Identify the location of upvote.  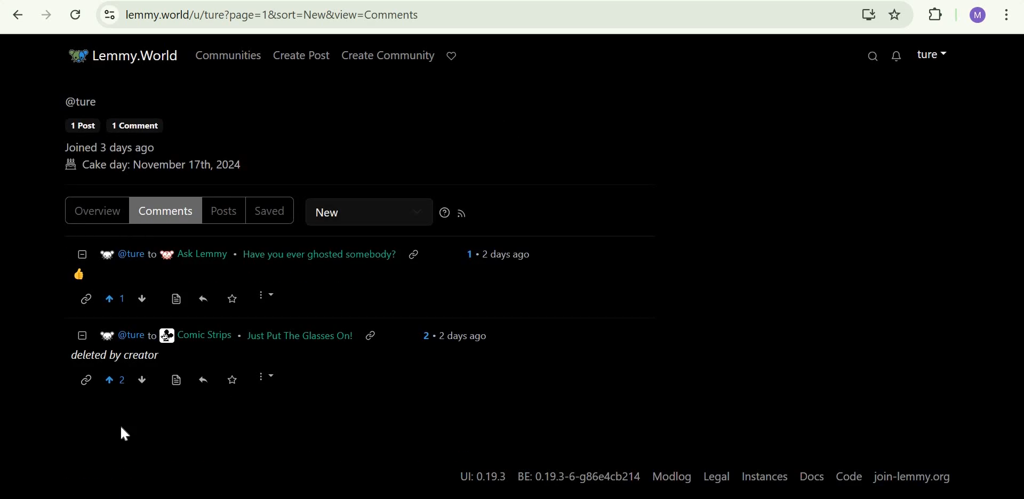
(116, 299).